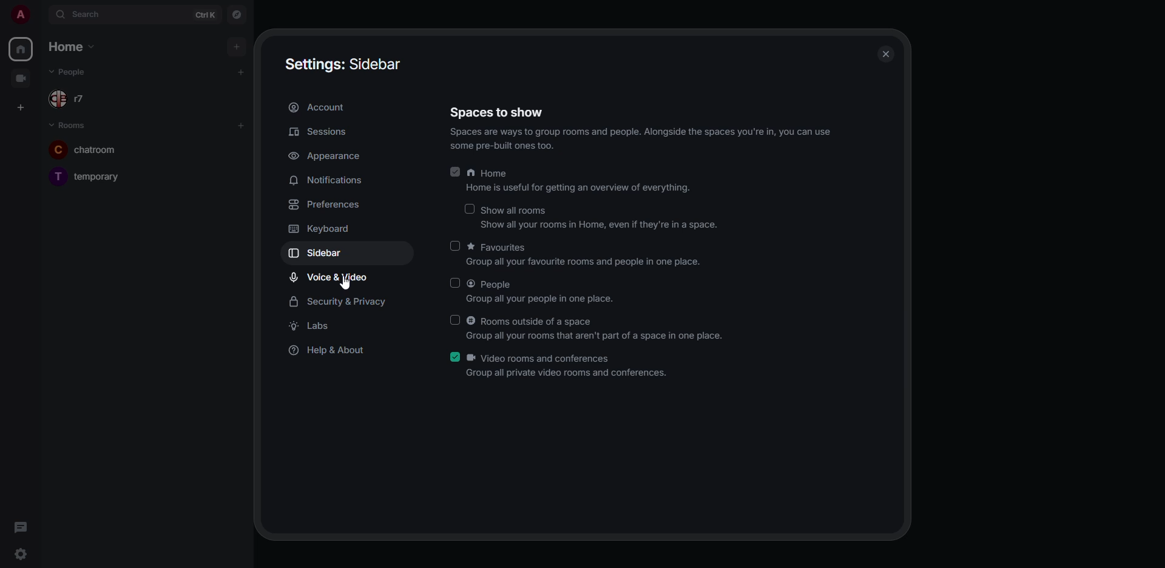 The image size is (1165, 568). I want to click on ctrl K, so click(204, 15).